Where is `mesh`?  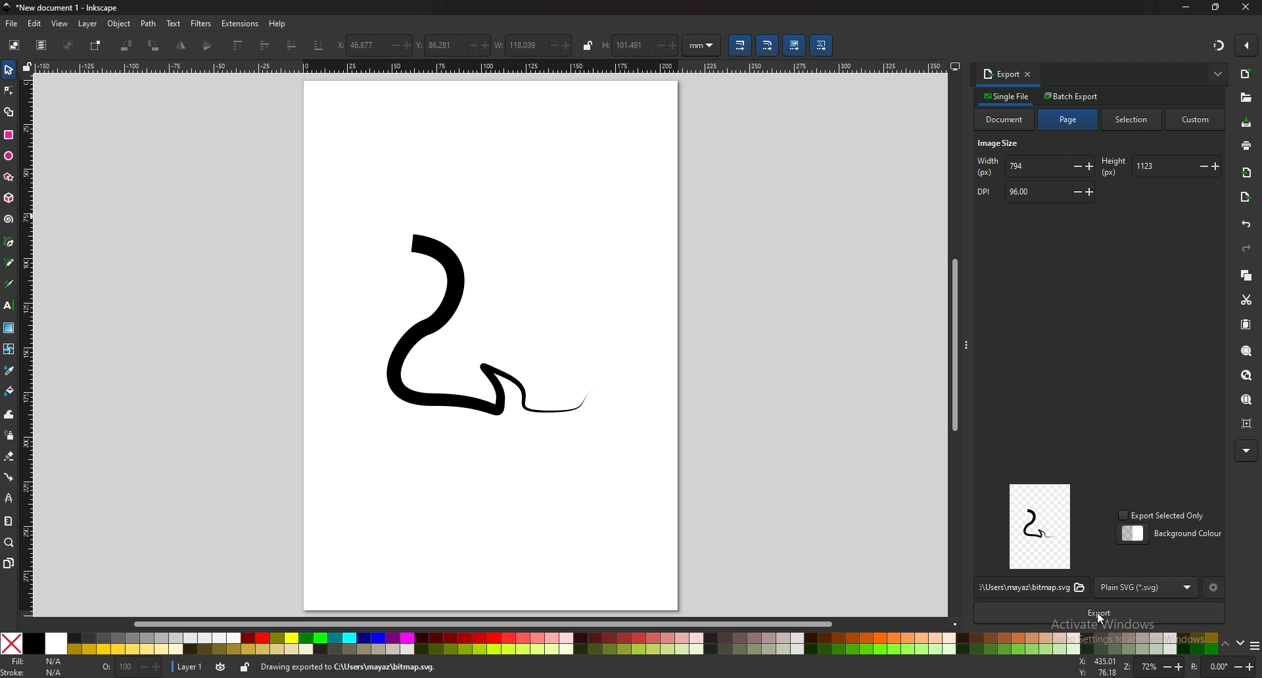 mesh is located at coordinates (9, 348).